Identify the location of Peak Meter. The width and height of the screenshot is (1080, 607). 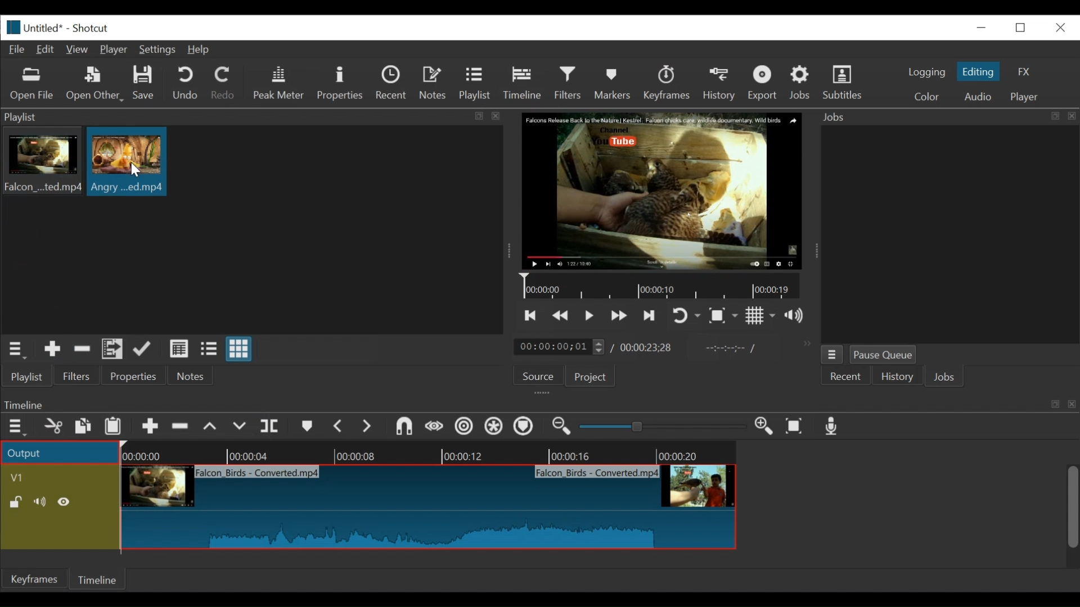
(281, 83).